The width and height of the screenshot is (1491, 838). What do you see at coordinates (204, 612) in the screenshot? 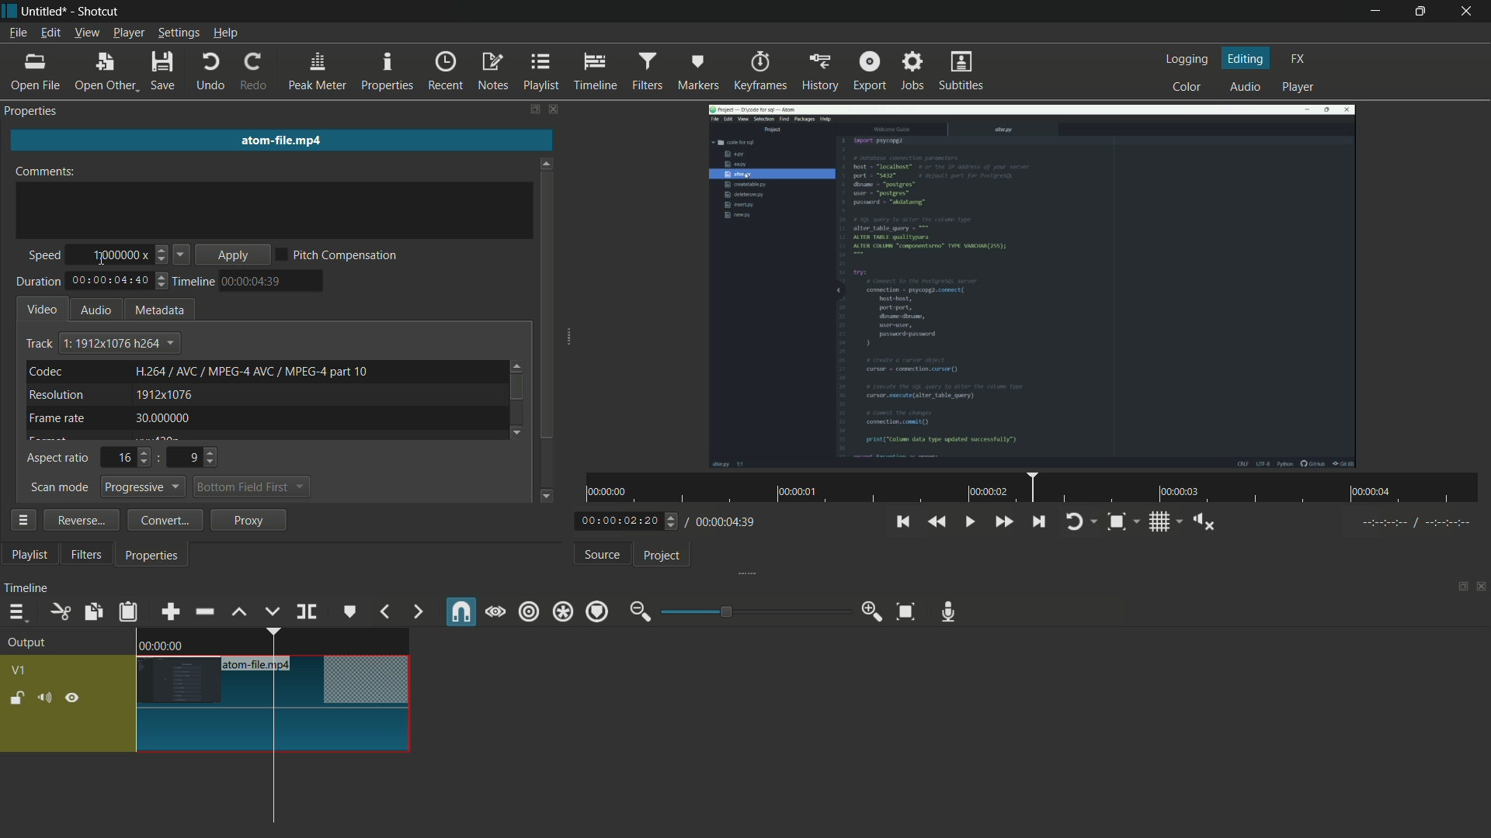
I see `ripple delete` at bounding box center [204, 612].